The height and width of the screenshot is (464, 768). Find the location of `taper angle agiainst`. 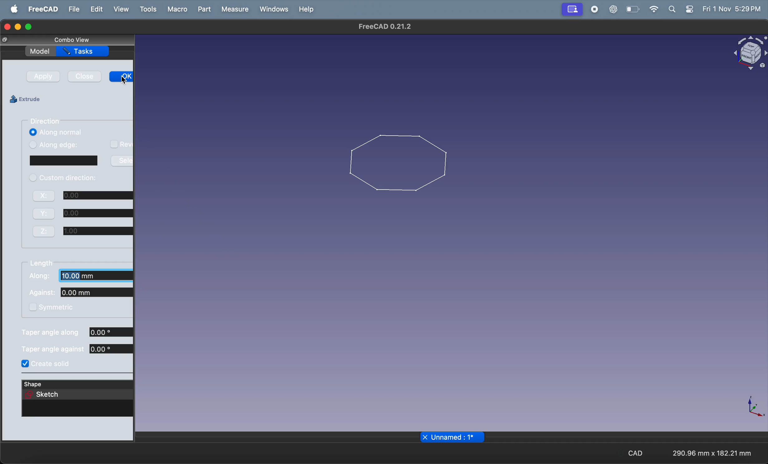

taper angle agiainst is located at coordinates (72, 351).